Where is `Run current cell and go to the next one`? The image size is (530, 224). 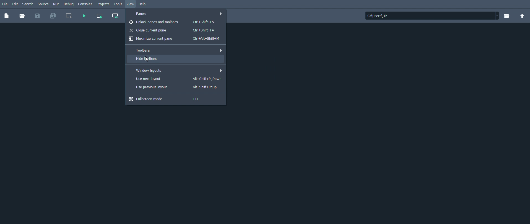
Run current cell and go to the next one is located at coordinates (115, 15).